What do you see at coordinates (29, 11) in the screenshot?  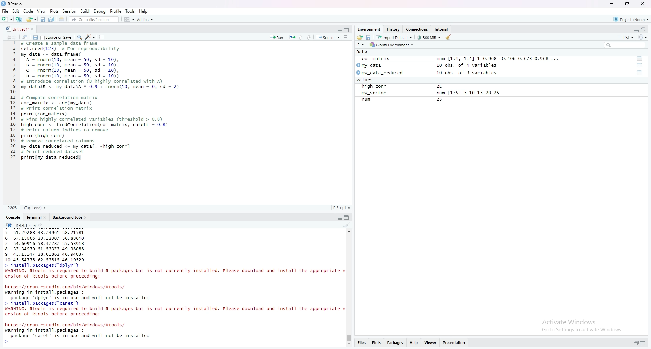 I see `Code` at bounding box center [29, 11].